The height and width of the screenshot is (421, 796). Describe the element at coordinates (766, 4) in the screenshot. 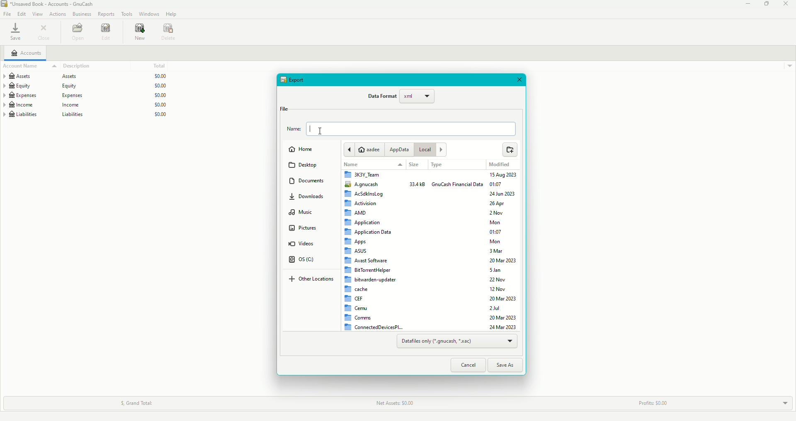

I see `Restore` at that location.